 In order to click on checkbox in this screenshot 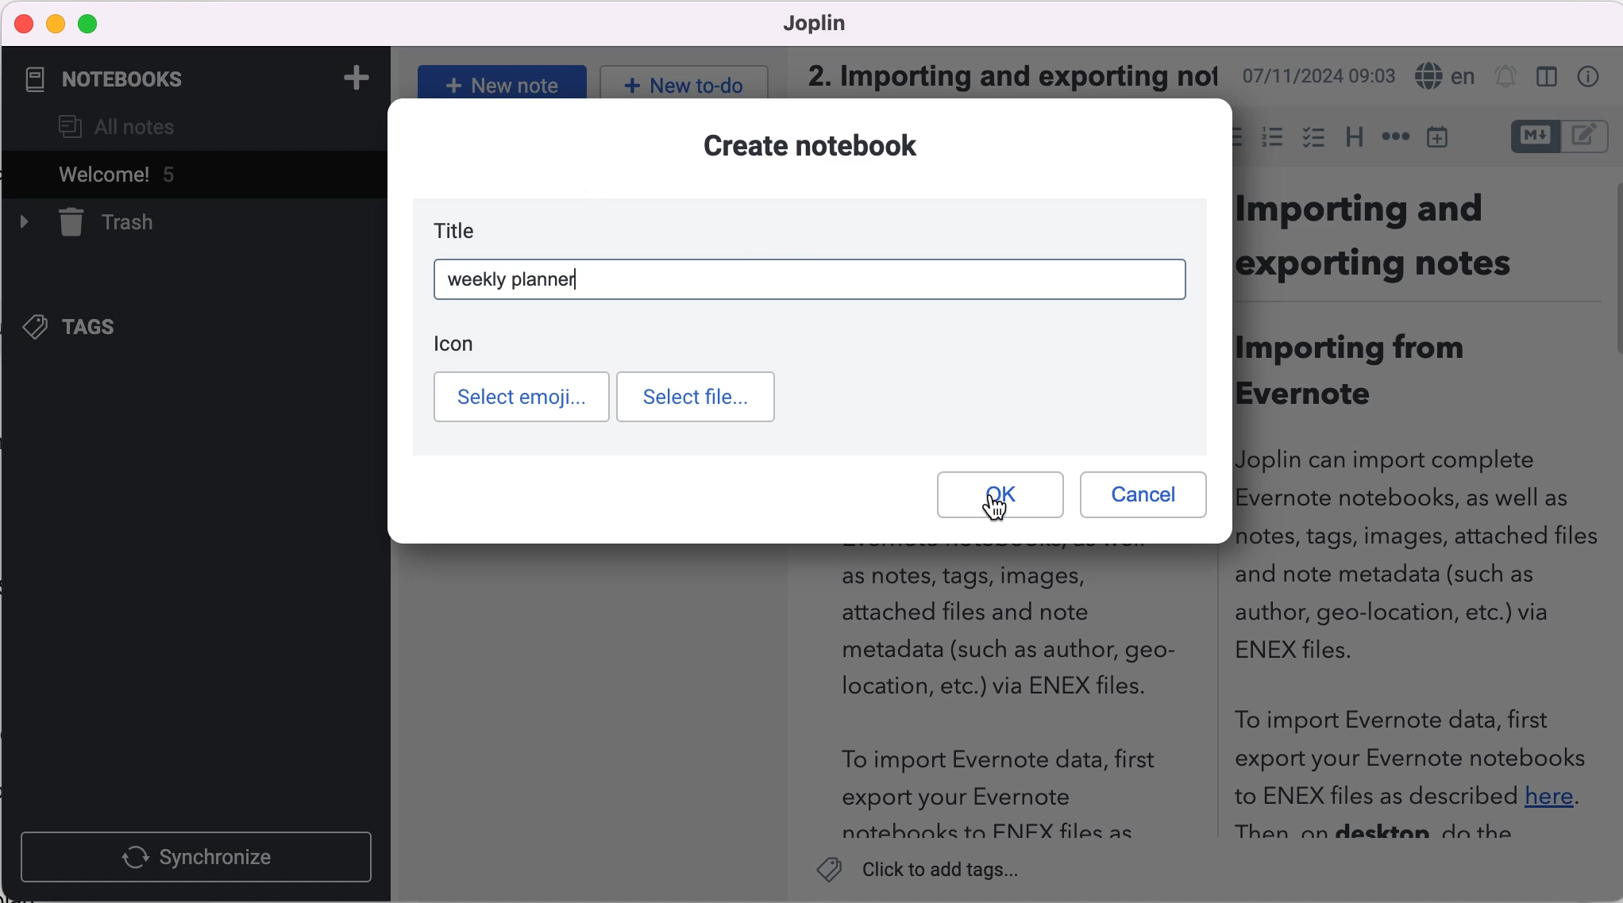, I will do `click(1313, 138)`.